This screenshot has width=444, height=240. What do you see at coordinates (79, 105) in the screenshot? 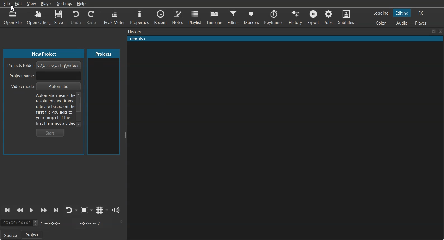
I see `Vertical Scroll bar` at bounding box center [79, 105].